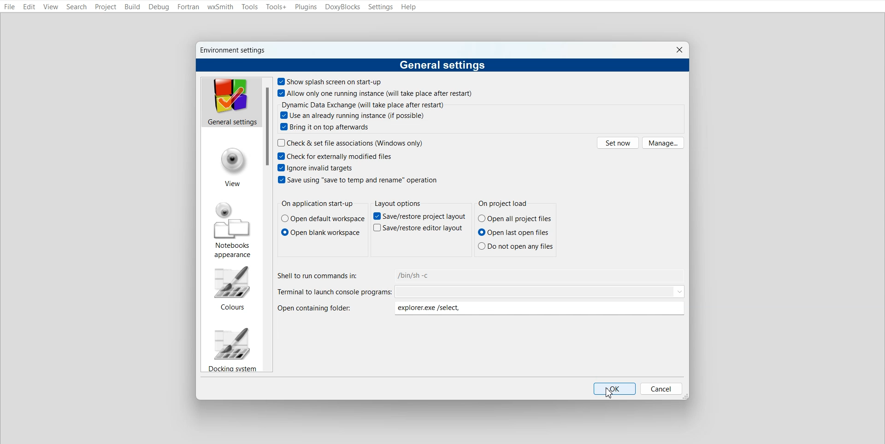 This screenshot has height=444, width=885. What do you see at coordinates (418, 228) in the screenshot?
I see `Save/restore editor layout` at bounding box center [418, 228].